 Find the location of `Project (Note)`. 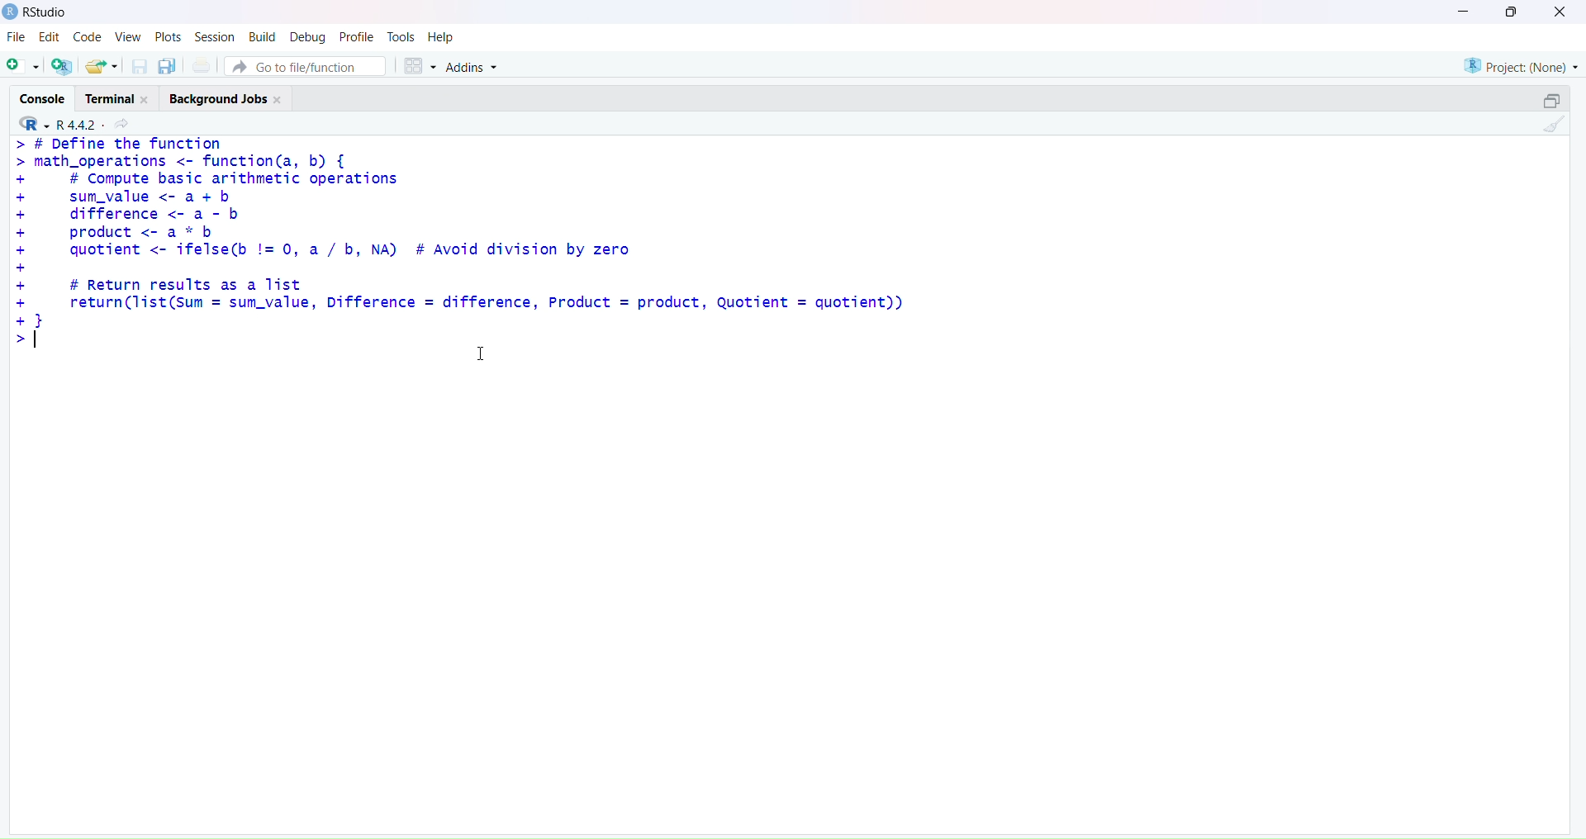

Project (Note) is located at coordinates (1520, 64).